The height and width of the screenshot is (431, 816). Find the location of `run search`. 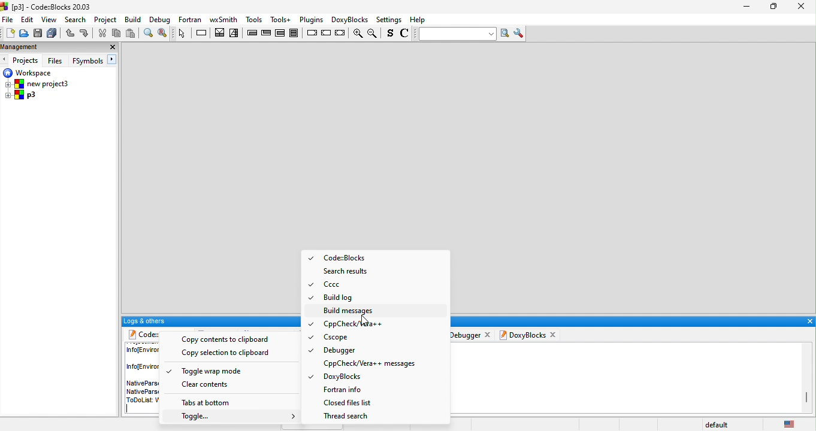

run search is located at coordinates (506, 34).